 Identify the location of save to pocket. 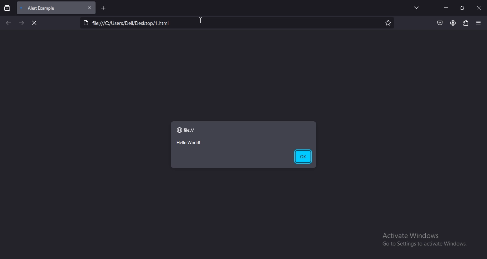
(440, 23).